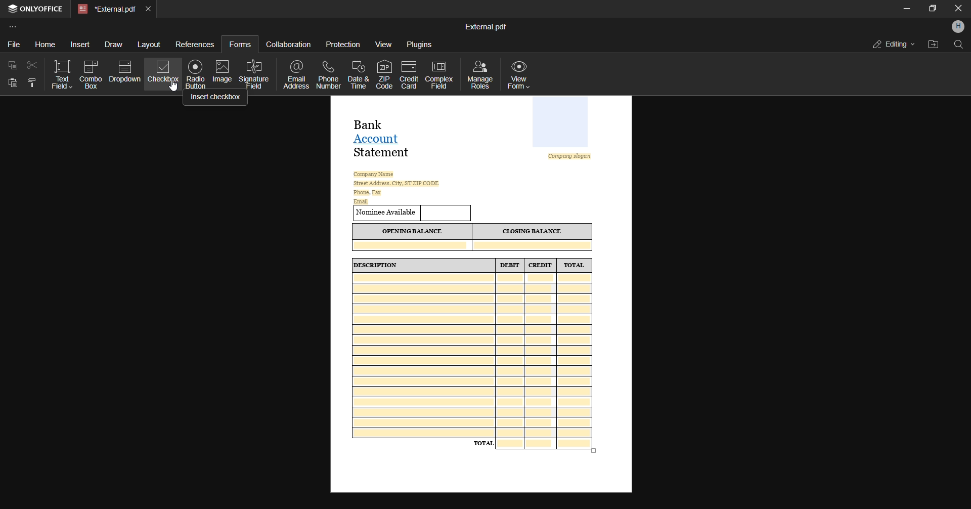 The image size is (971, 509). What do you see at coordinates (106, 9) in the screenshot?
I see `current open pdf` at bounding box center [106, 9].